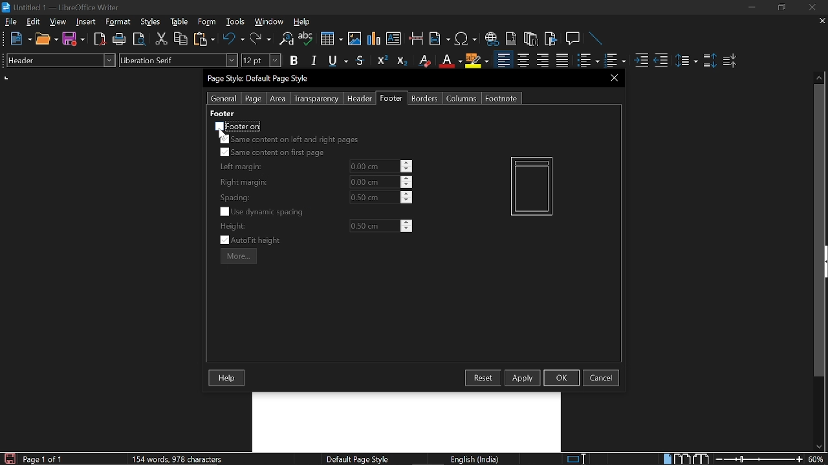  Describe the element at coordinates (306, 39) in the screenshot. I see `Spell check` at that location.